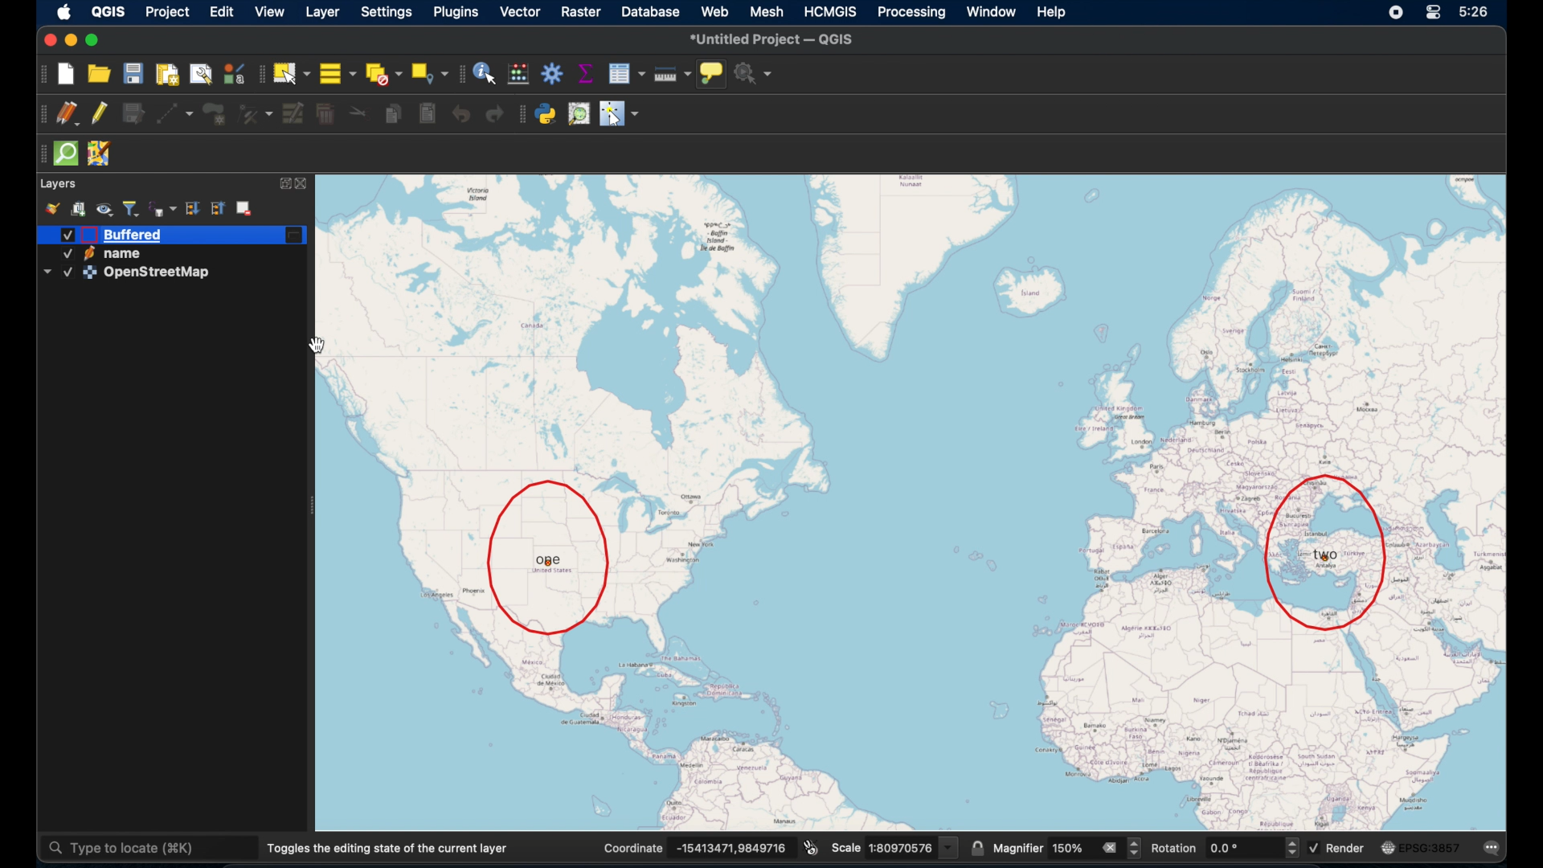 This screenshot has width=1543, height=868. I want to click on show statistical summary, so click(585, 71).